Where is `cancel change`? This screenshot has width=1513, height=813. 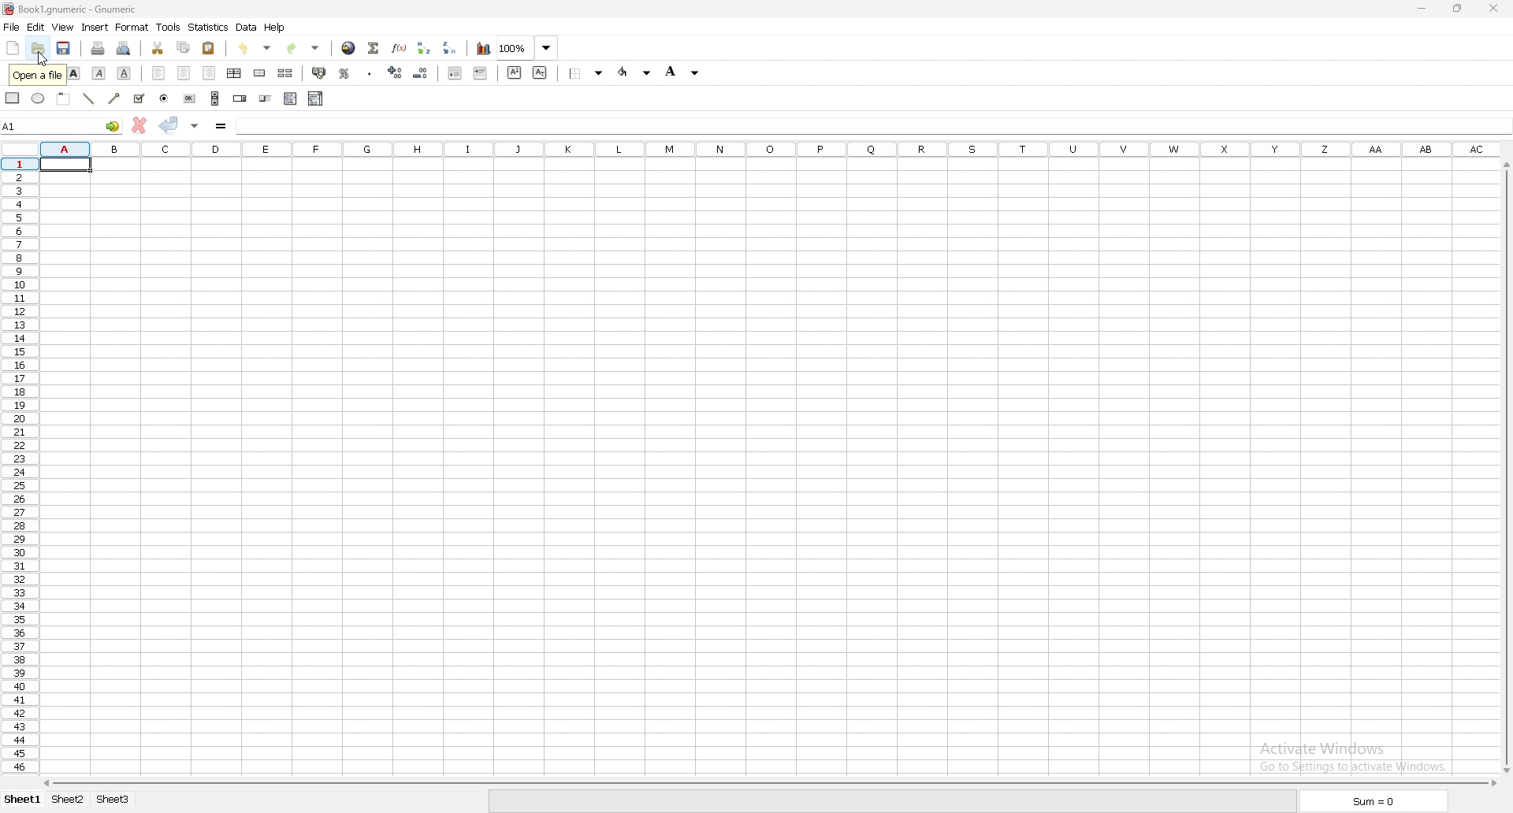 cancel change is located at coordinates (139, 124).